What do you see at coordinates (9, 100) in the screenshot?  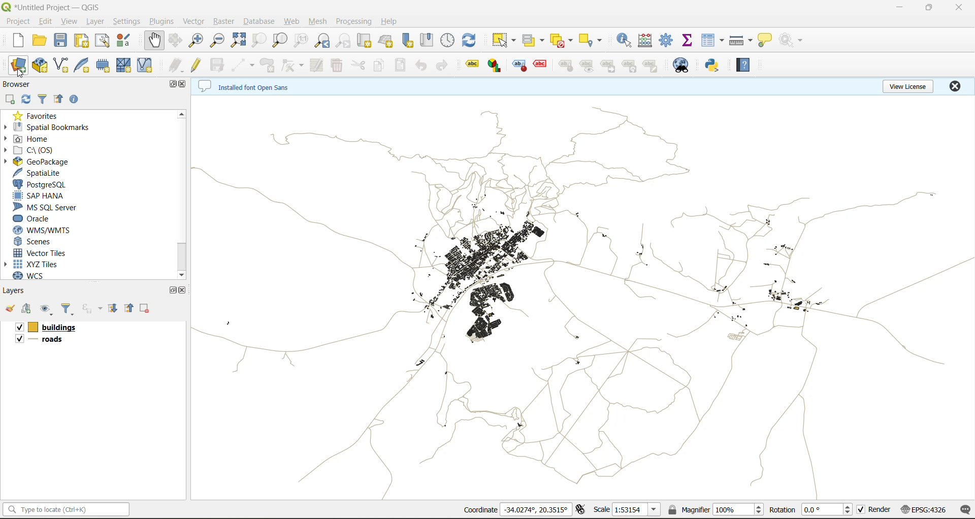 I see `add` at bounding box center [9, 100].